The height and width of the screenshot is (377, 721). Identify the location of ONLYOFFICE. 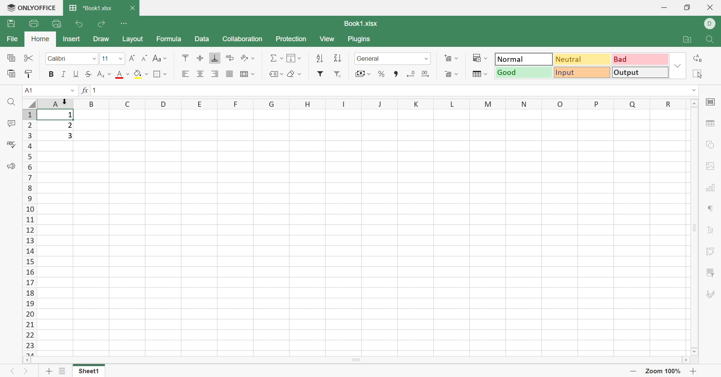
(39, 7).